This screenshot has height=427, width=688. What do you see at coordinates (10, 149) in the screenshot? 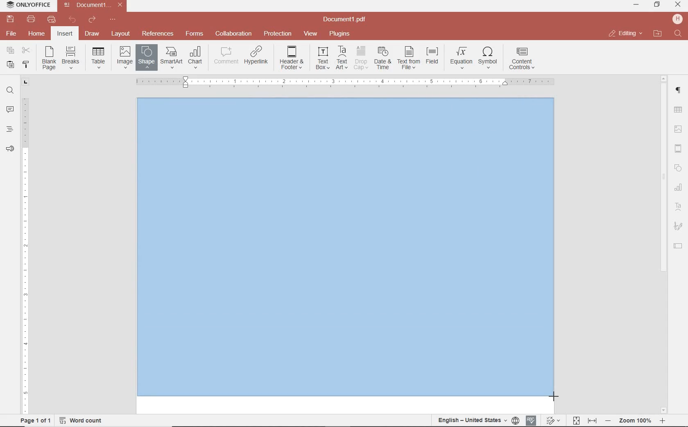
I see `feedback & support` at bounding box center [10, 149].